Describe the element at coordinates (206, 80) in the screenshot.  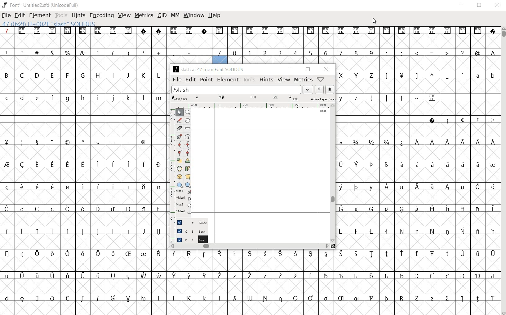
I see `point` at that location.